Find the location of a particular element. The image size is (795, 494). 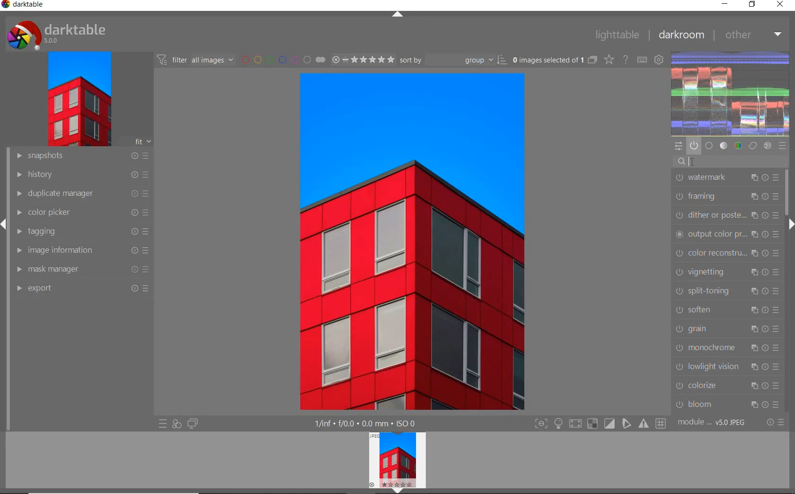

filter all images is located at coordinates (196, 60).